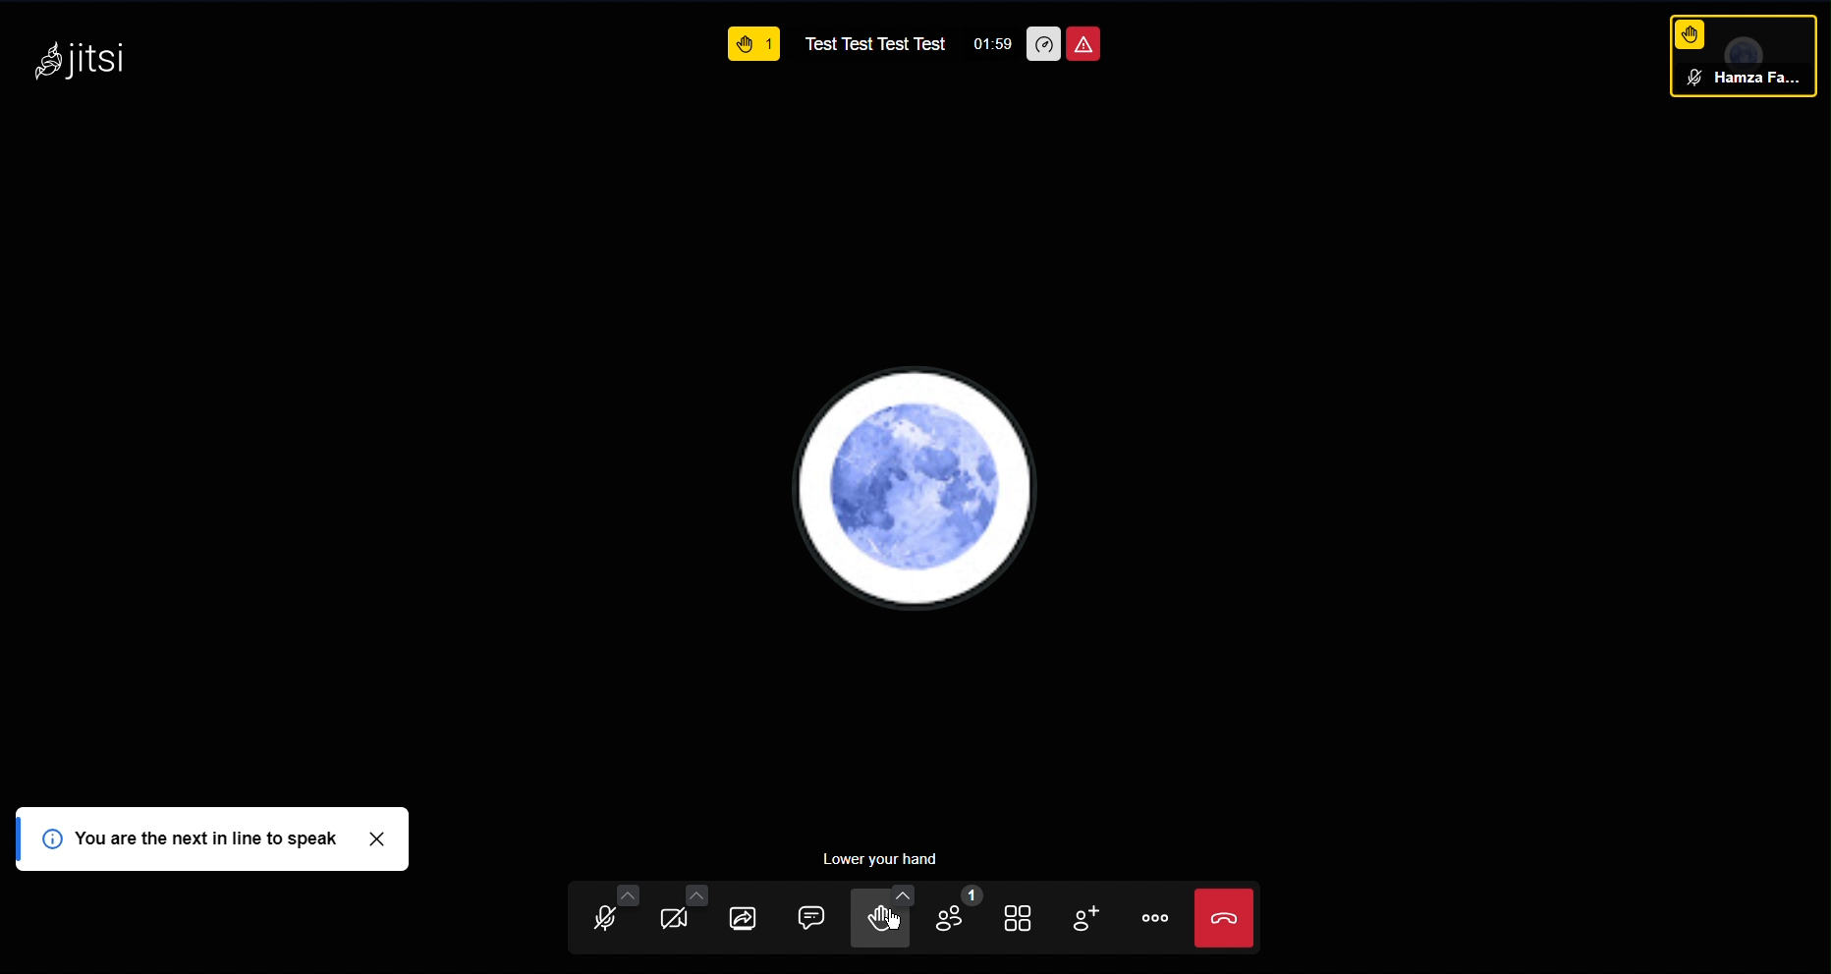 The image size is (1831, 974). I want to click on Jitsi, so click(78, 54).